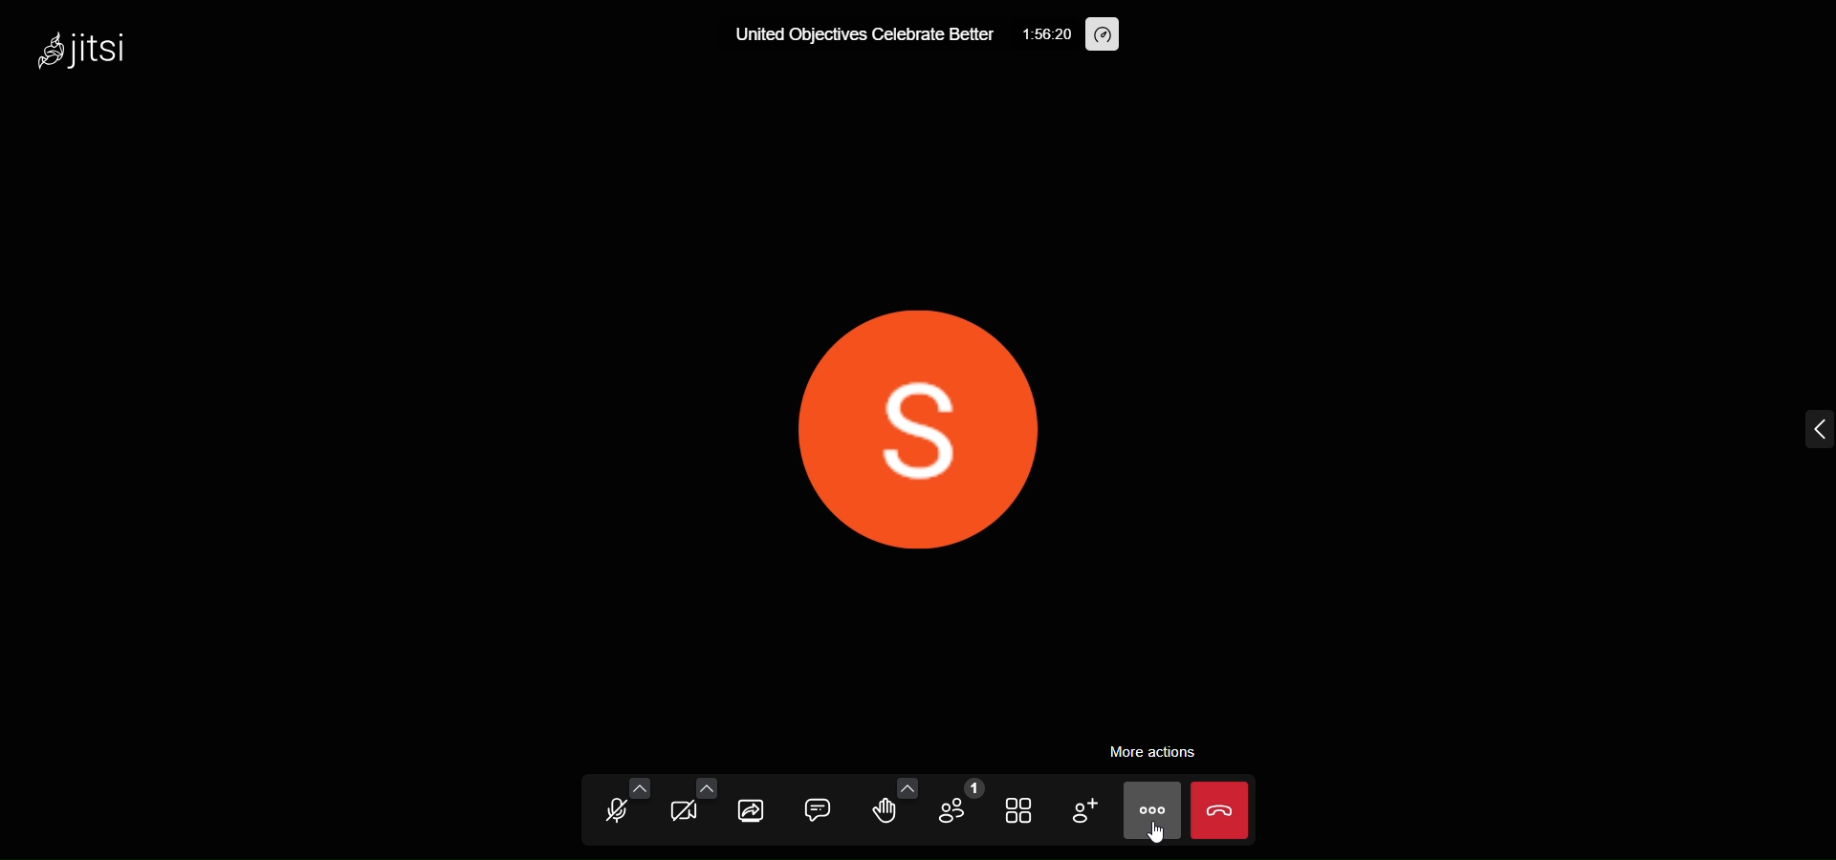 Image resolution: width=1836 pixels, height=860 pixels. What do you see at coordinates (685, 814) in the screenshot?
I see `camera` at bounding box center [685, 814].